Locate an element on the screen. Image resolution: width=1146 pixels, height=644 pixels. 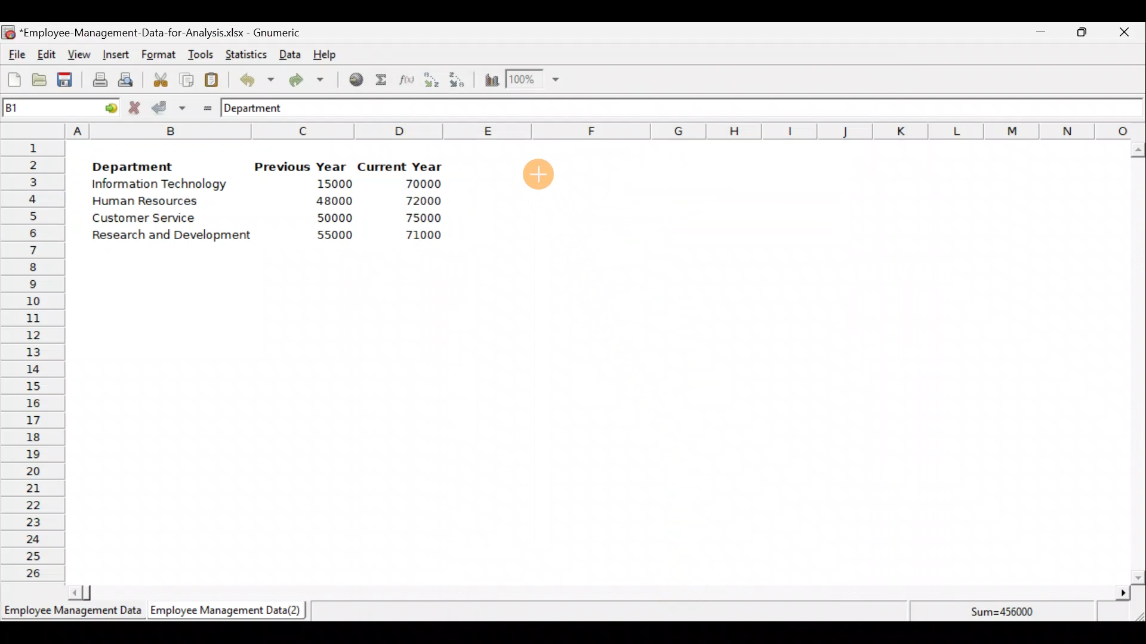
Edit is located at coordinates (47, 55).